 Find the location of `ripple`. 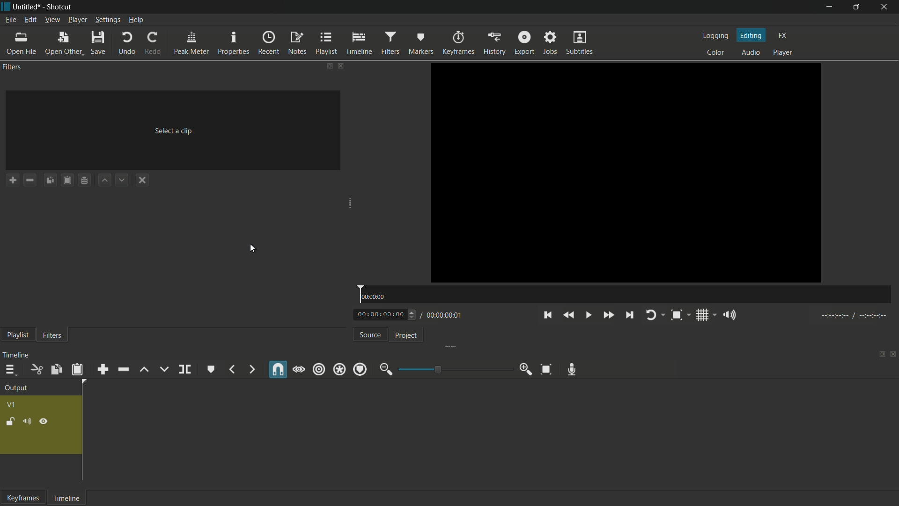

ripple is located at coordinates (319, 369).